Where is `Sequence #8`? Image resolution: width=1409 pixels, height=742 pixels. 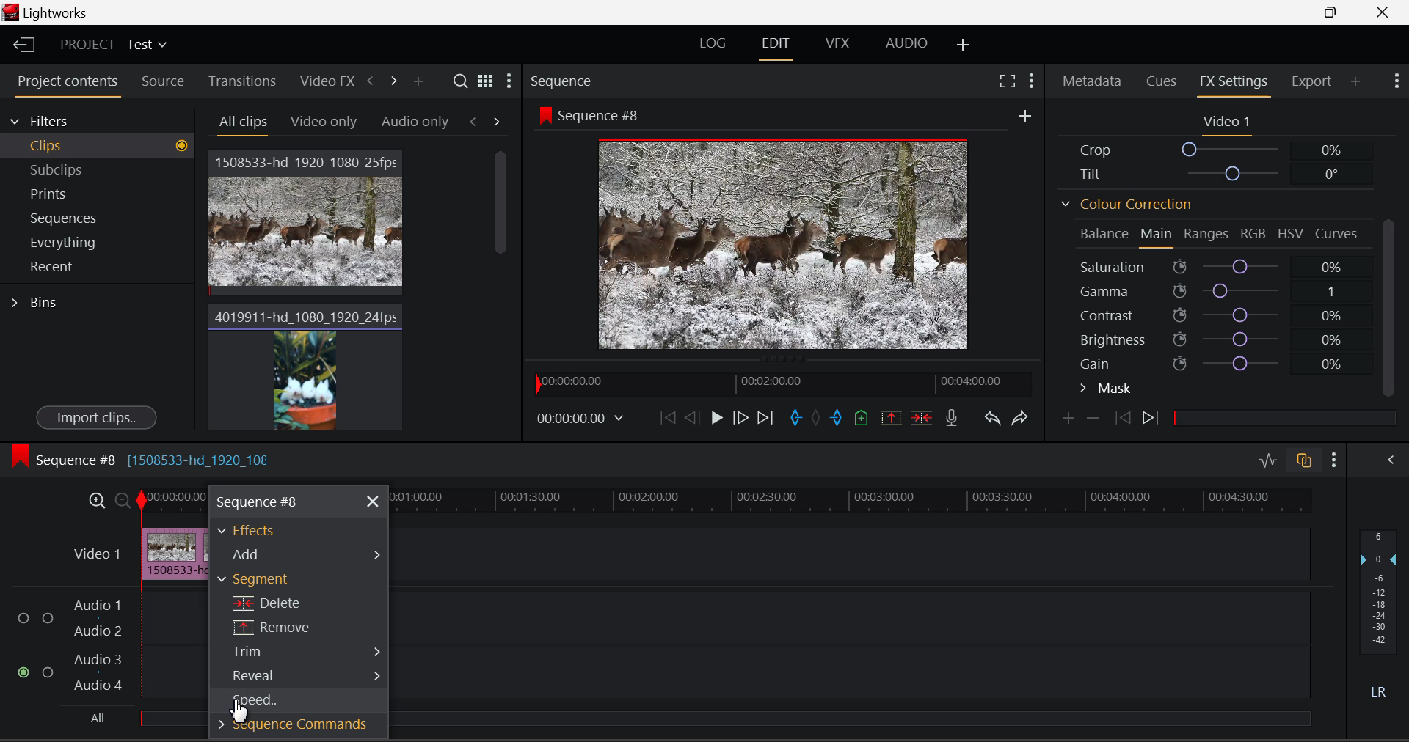 Sequence #8 is located at coordinates (255, 502).